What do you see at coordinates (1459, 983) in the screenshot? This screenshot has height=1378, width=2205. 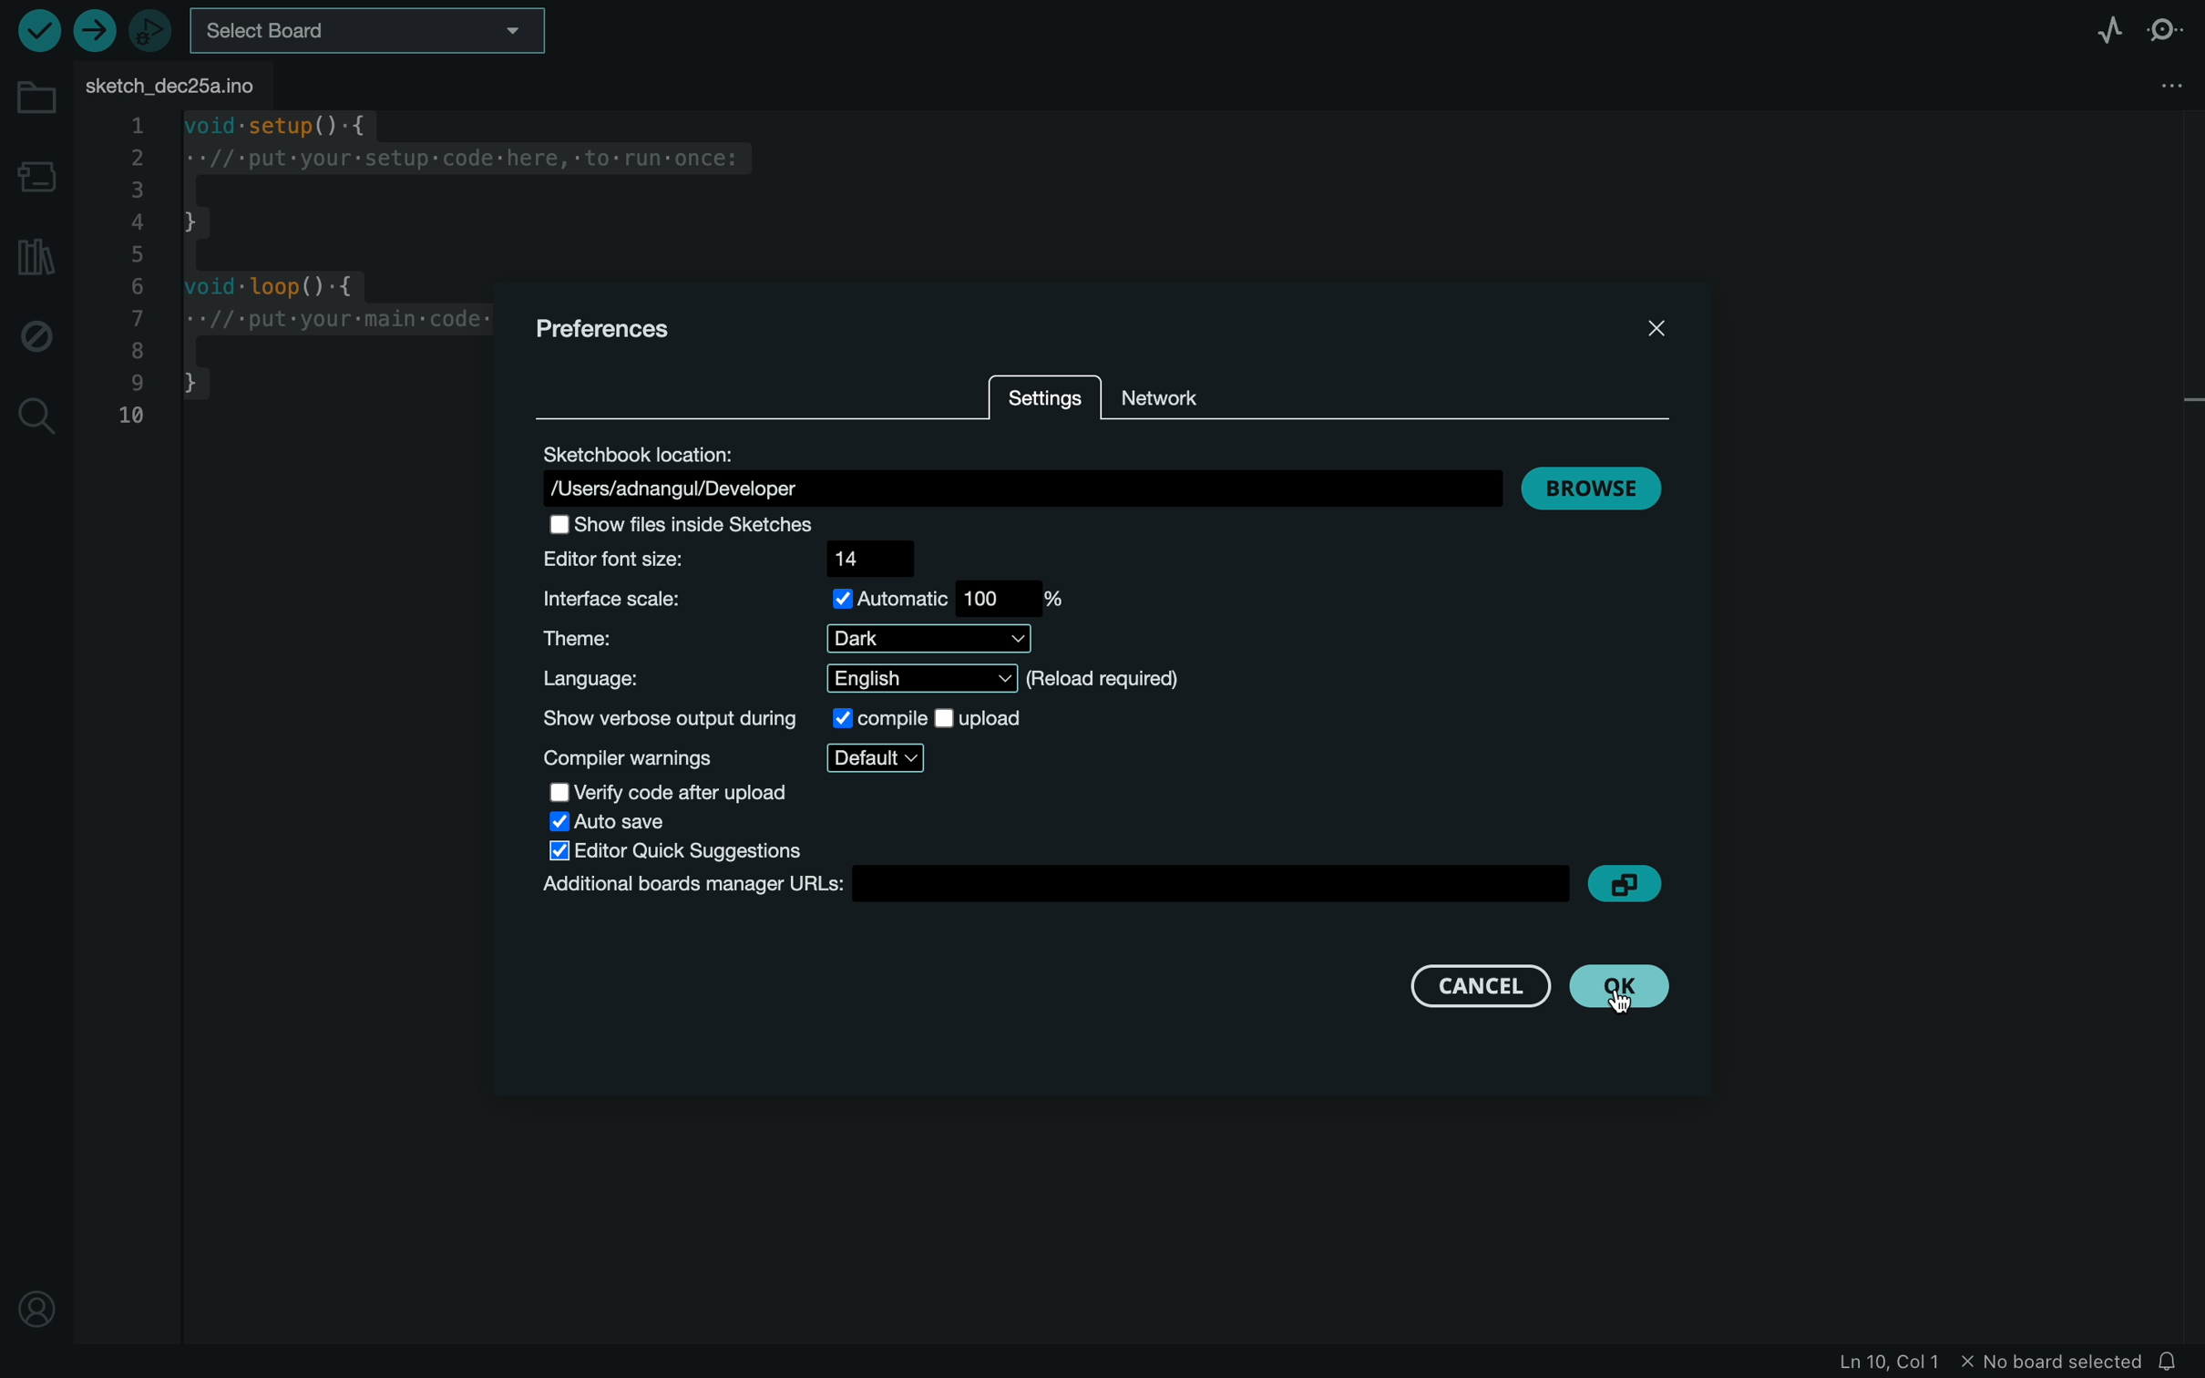 I see `cancel` at bounding box center [1459, 983].